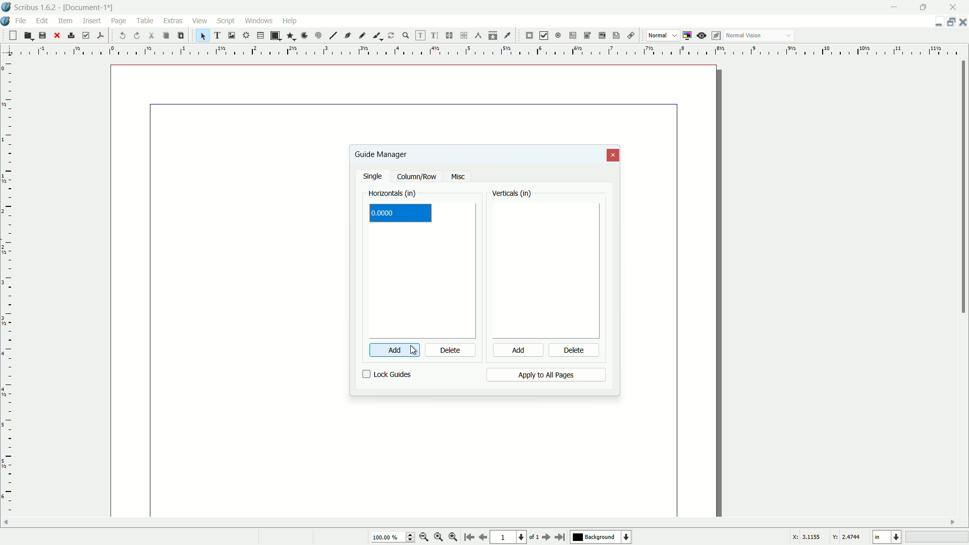  I want to click on single, so click(374, 177).